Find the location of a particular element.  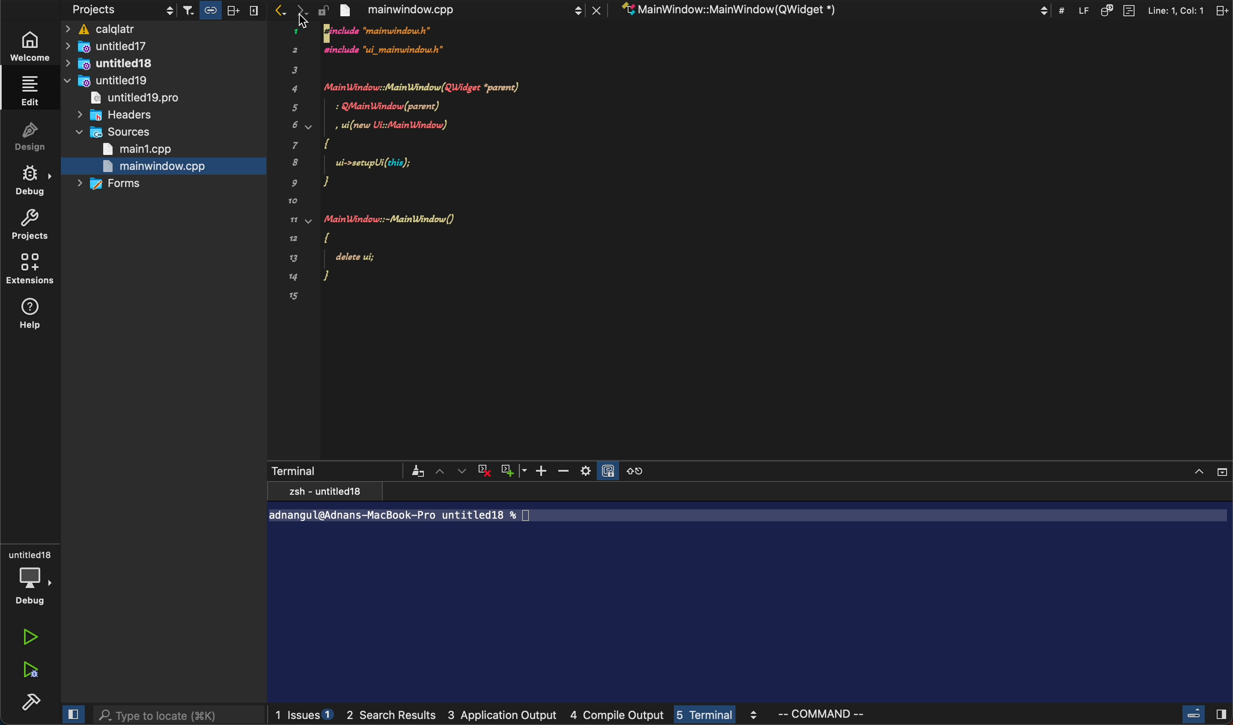

main window is located at coordinates (461, 8).